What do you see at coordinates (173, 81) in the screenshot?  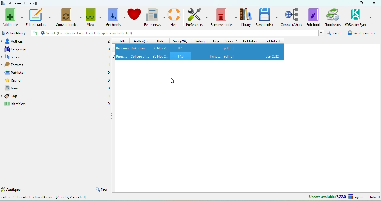 I see `cursor` at bounding box center [173, 81].